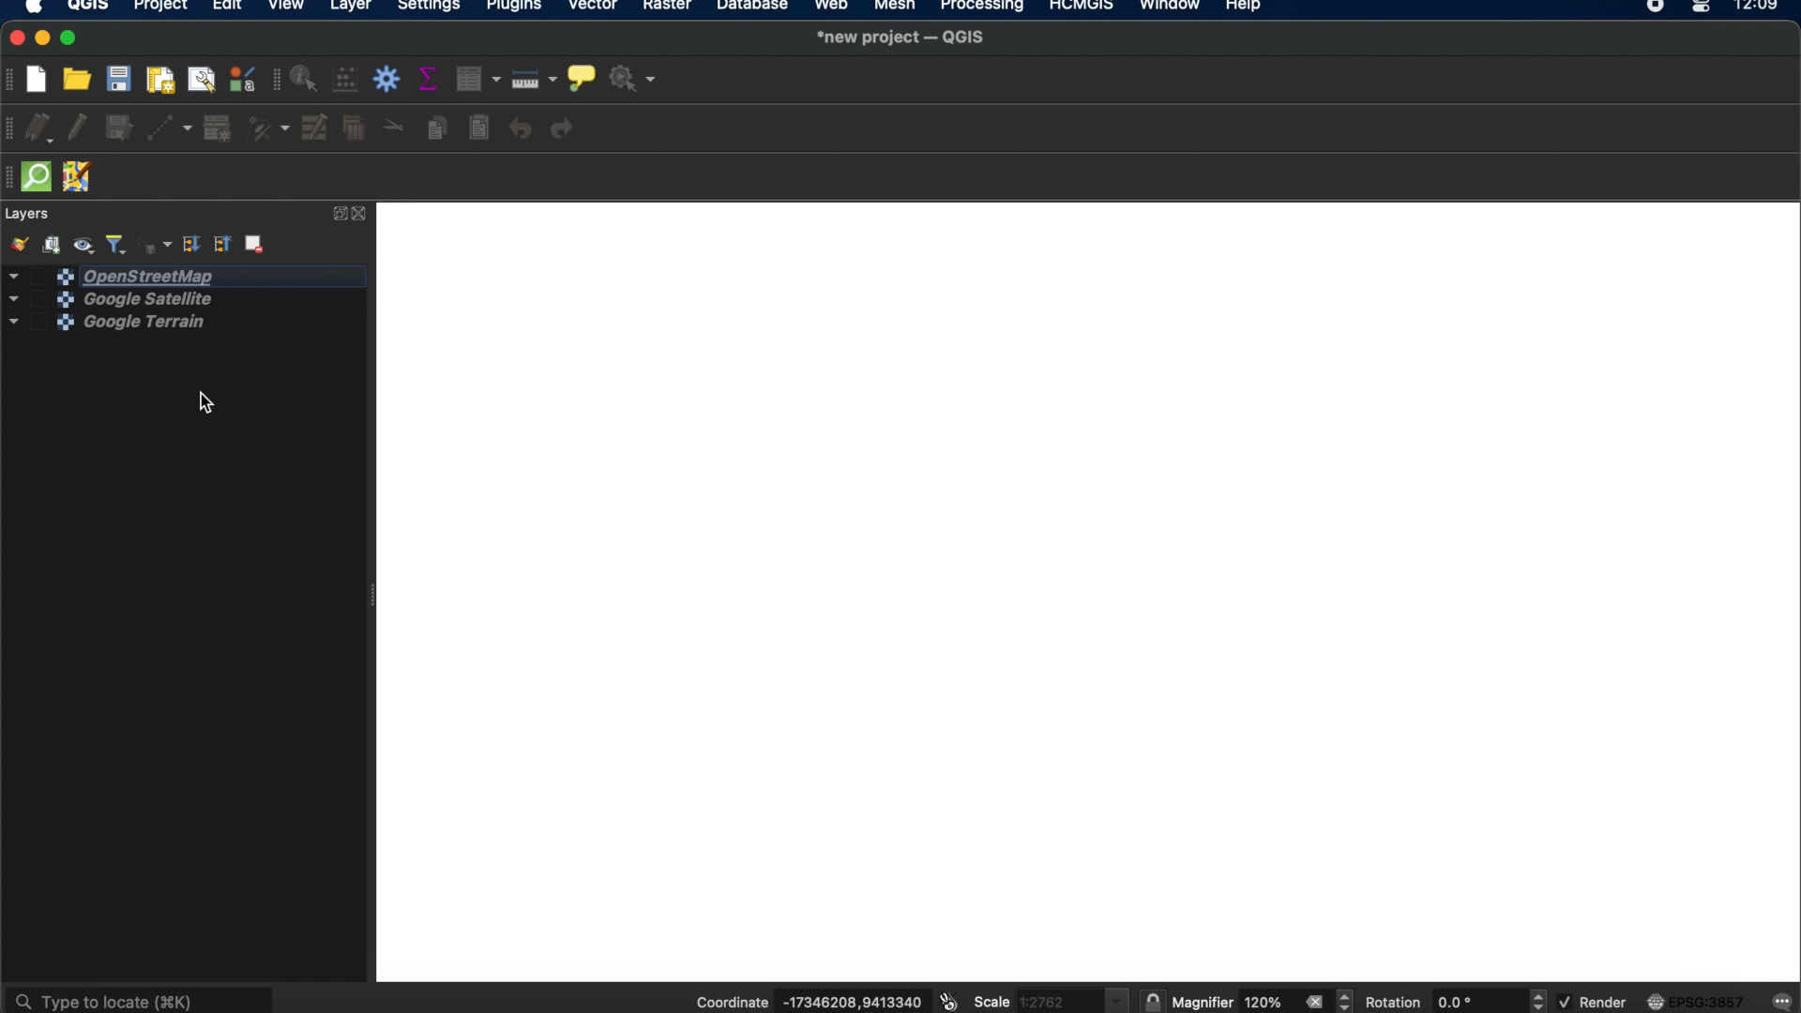 This screenshot has width=1801, height=1013. What do you see at coordinates (273, 81) in the screenshot?
I see `attributes toolbar` at bounding box center [273, 81].